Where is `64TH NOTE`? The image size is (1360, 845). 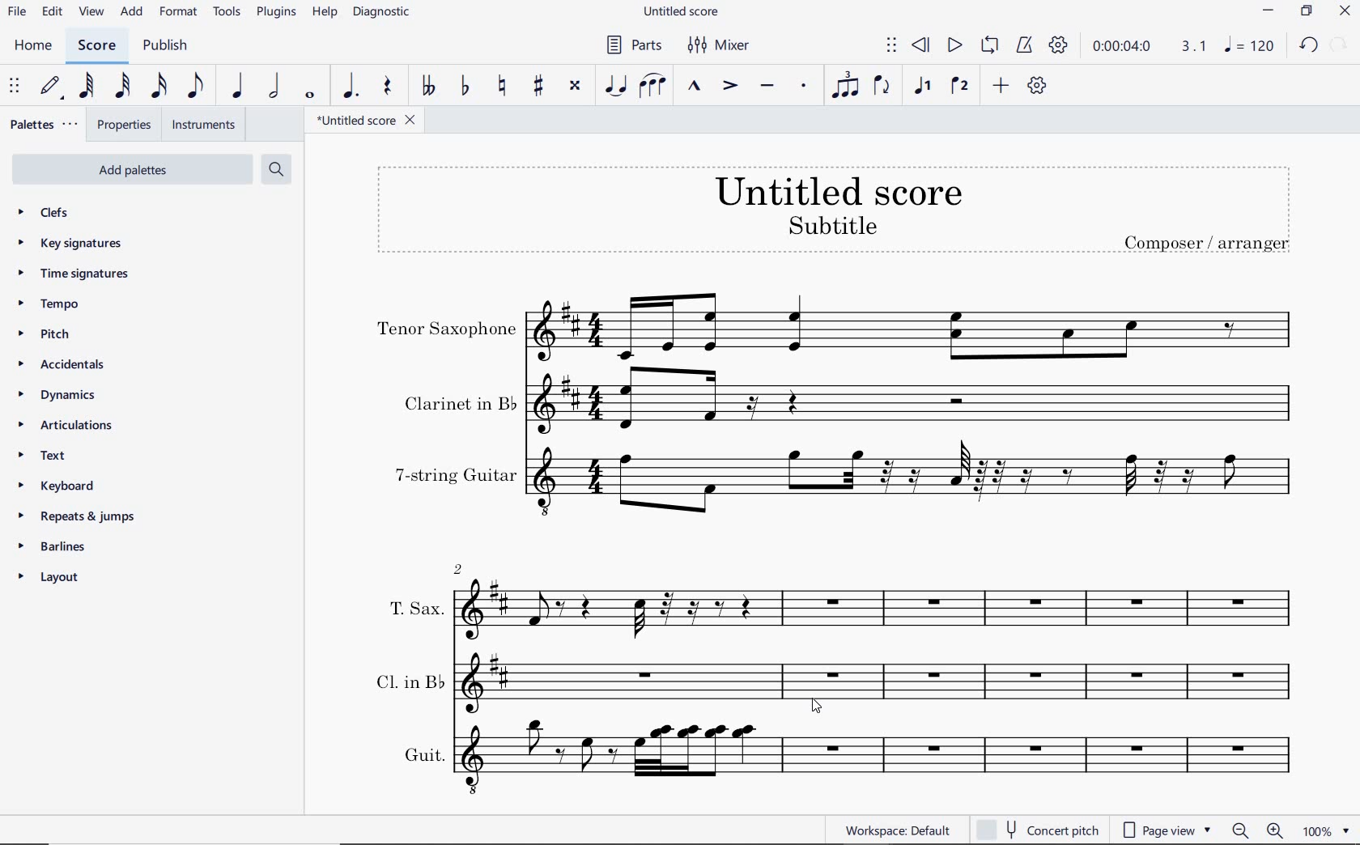
64TH NOTE is located at coordinates (87, 87).